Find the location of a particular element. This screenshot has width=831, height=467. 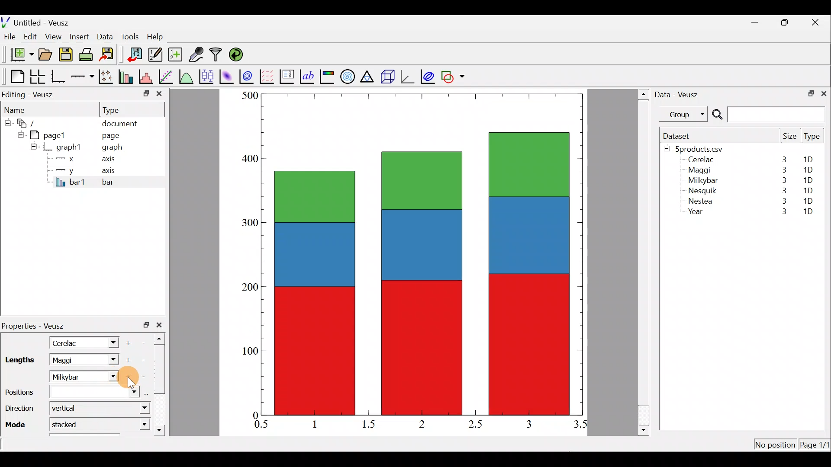

Histogram of a dataset is located at coordinates (148, 77).